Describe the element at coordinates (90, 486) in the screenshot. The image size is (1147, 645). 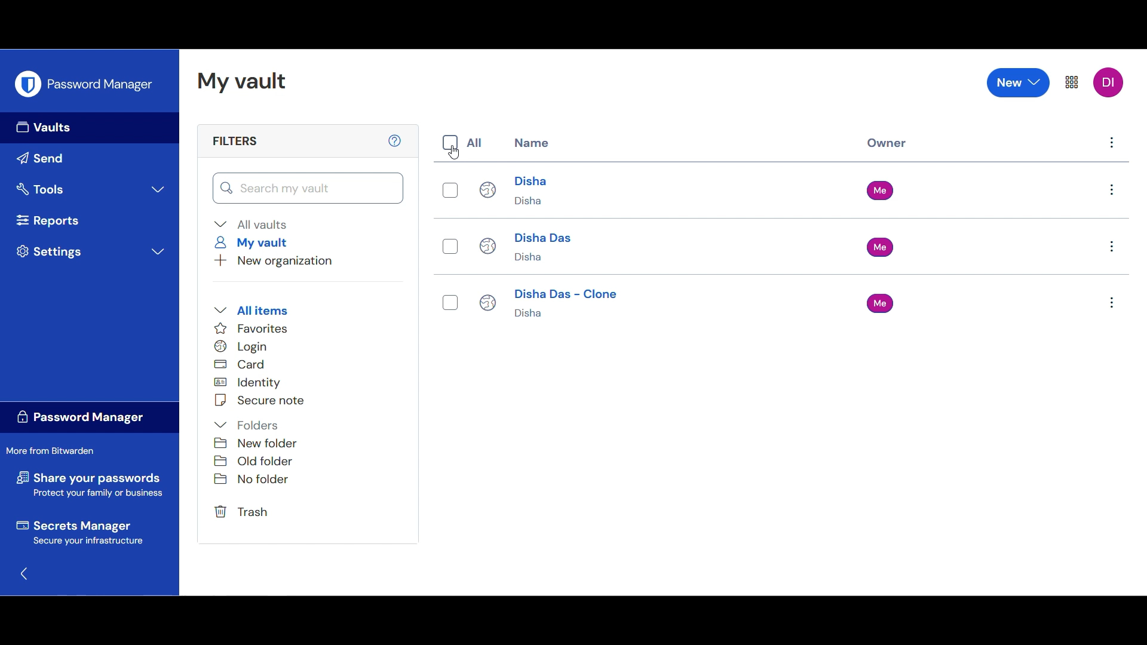
I see `Share your passwords     Protect your family or business` at that location.